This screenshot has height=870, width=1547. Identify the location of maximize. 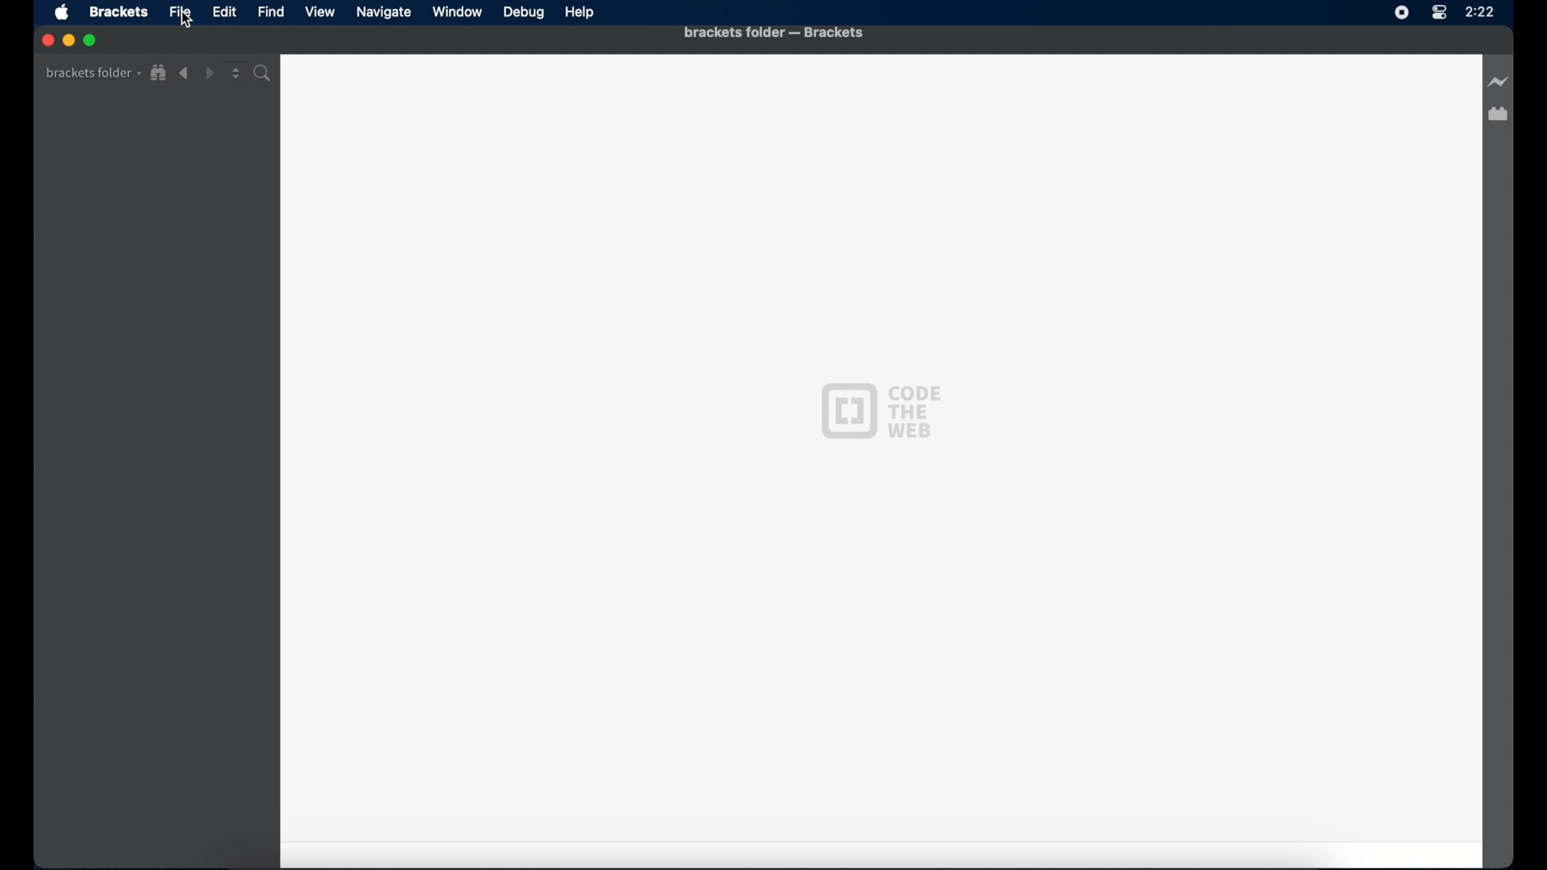
(92, 41).